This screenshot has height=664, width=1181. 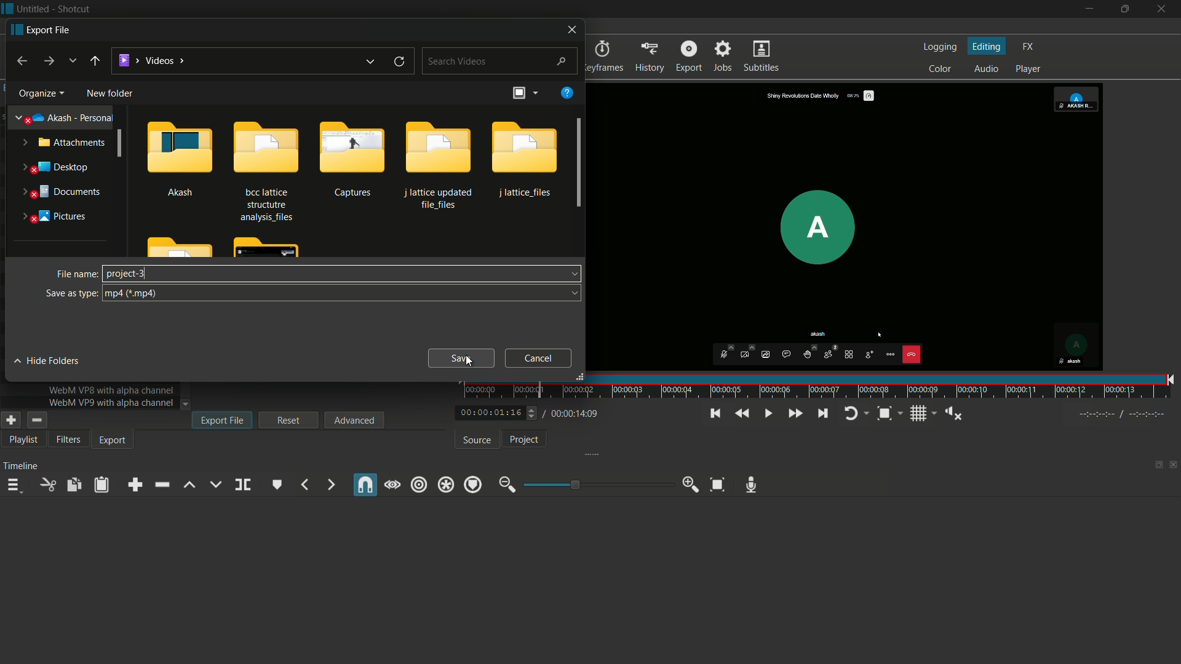 I want to click on folder-3, so click(x=352, y=157).